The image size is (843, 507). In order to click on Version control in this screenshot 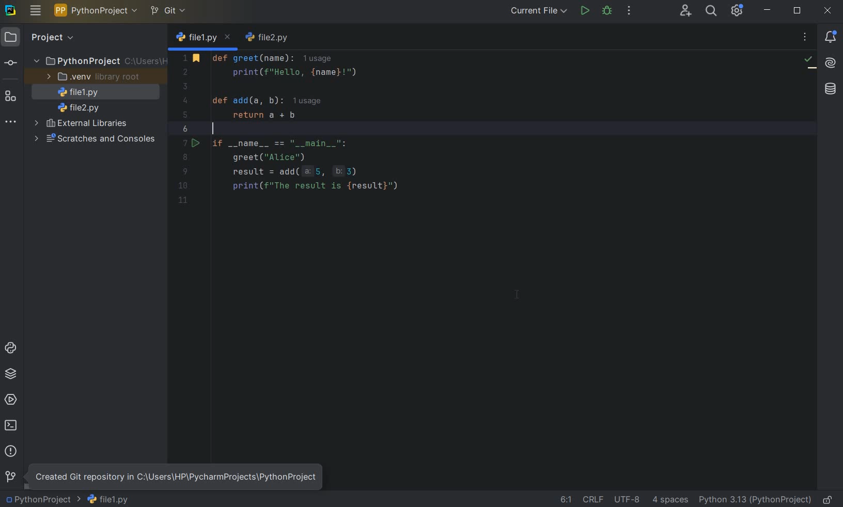, I will do `click(10, 477)`.